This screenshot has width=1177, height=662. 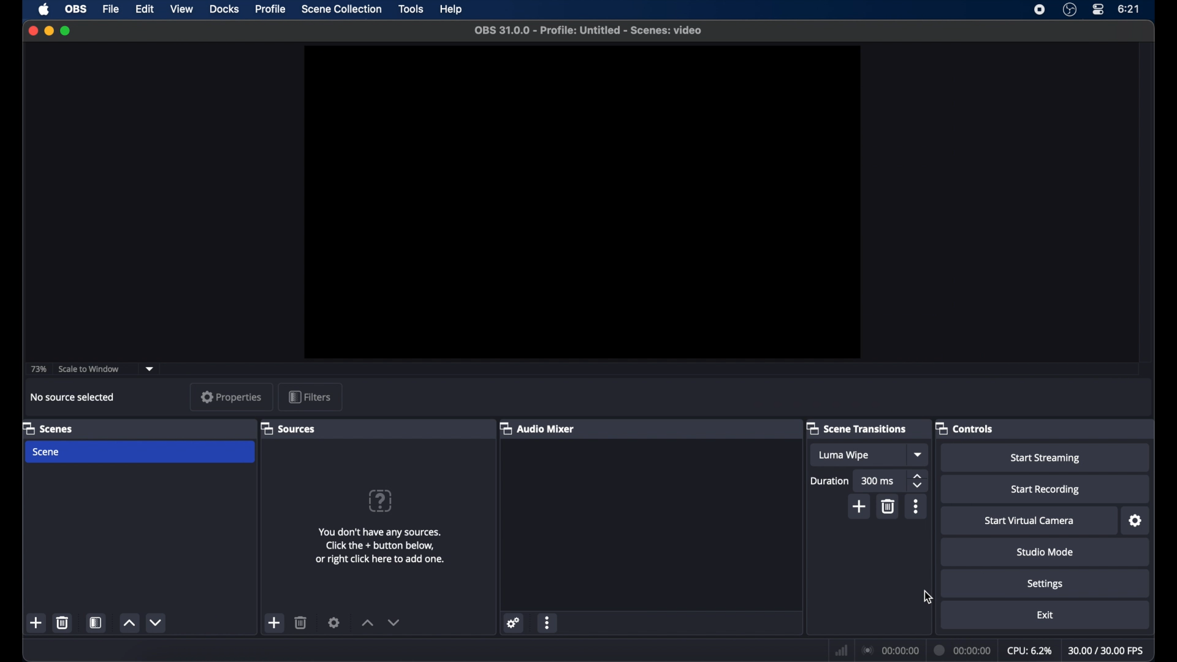 I want to click on delete, so click(x=62, y=622).